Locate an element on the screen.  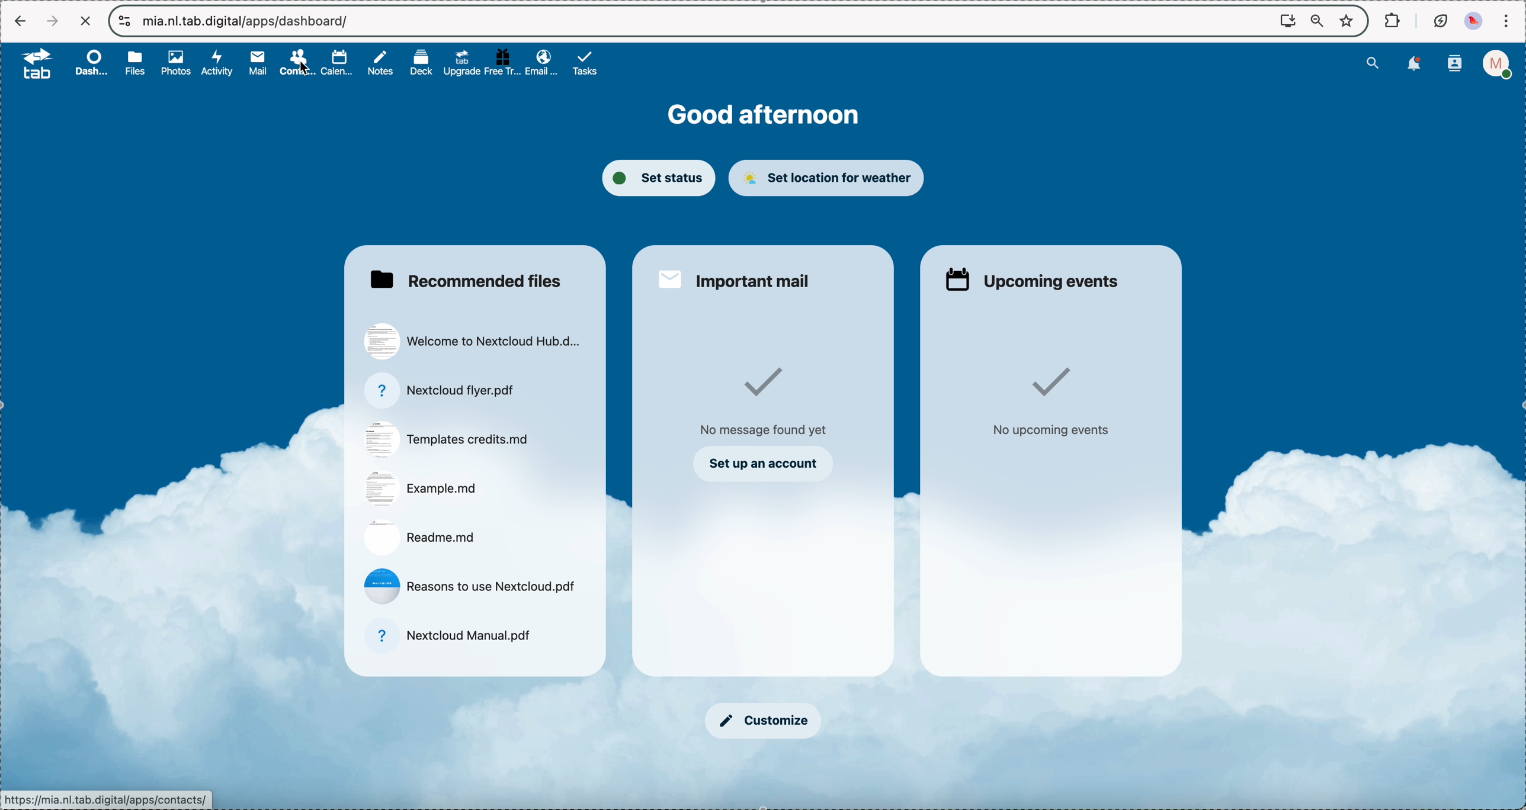
upgrade is located at coordinates (461, 63).